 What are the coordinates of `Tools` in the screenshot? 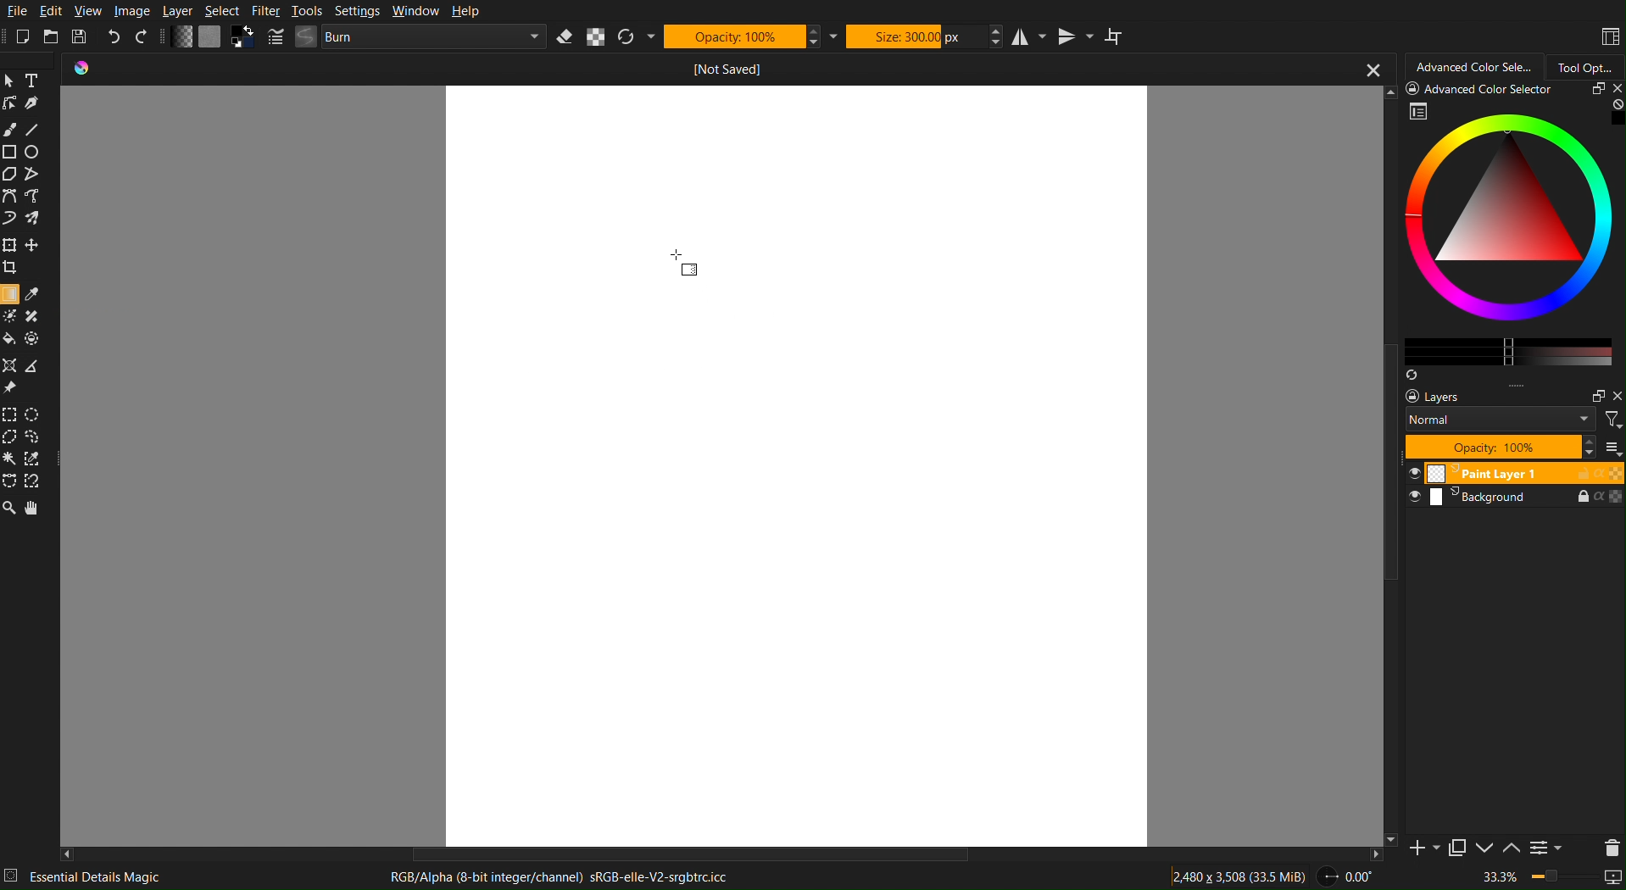 It's located at (307, 11).